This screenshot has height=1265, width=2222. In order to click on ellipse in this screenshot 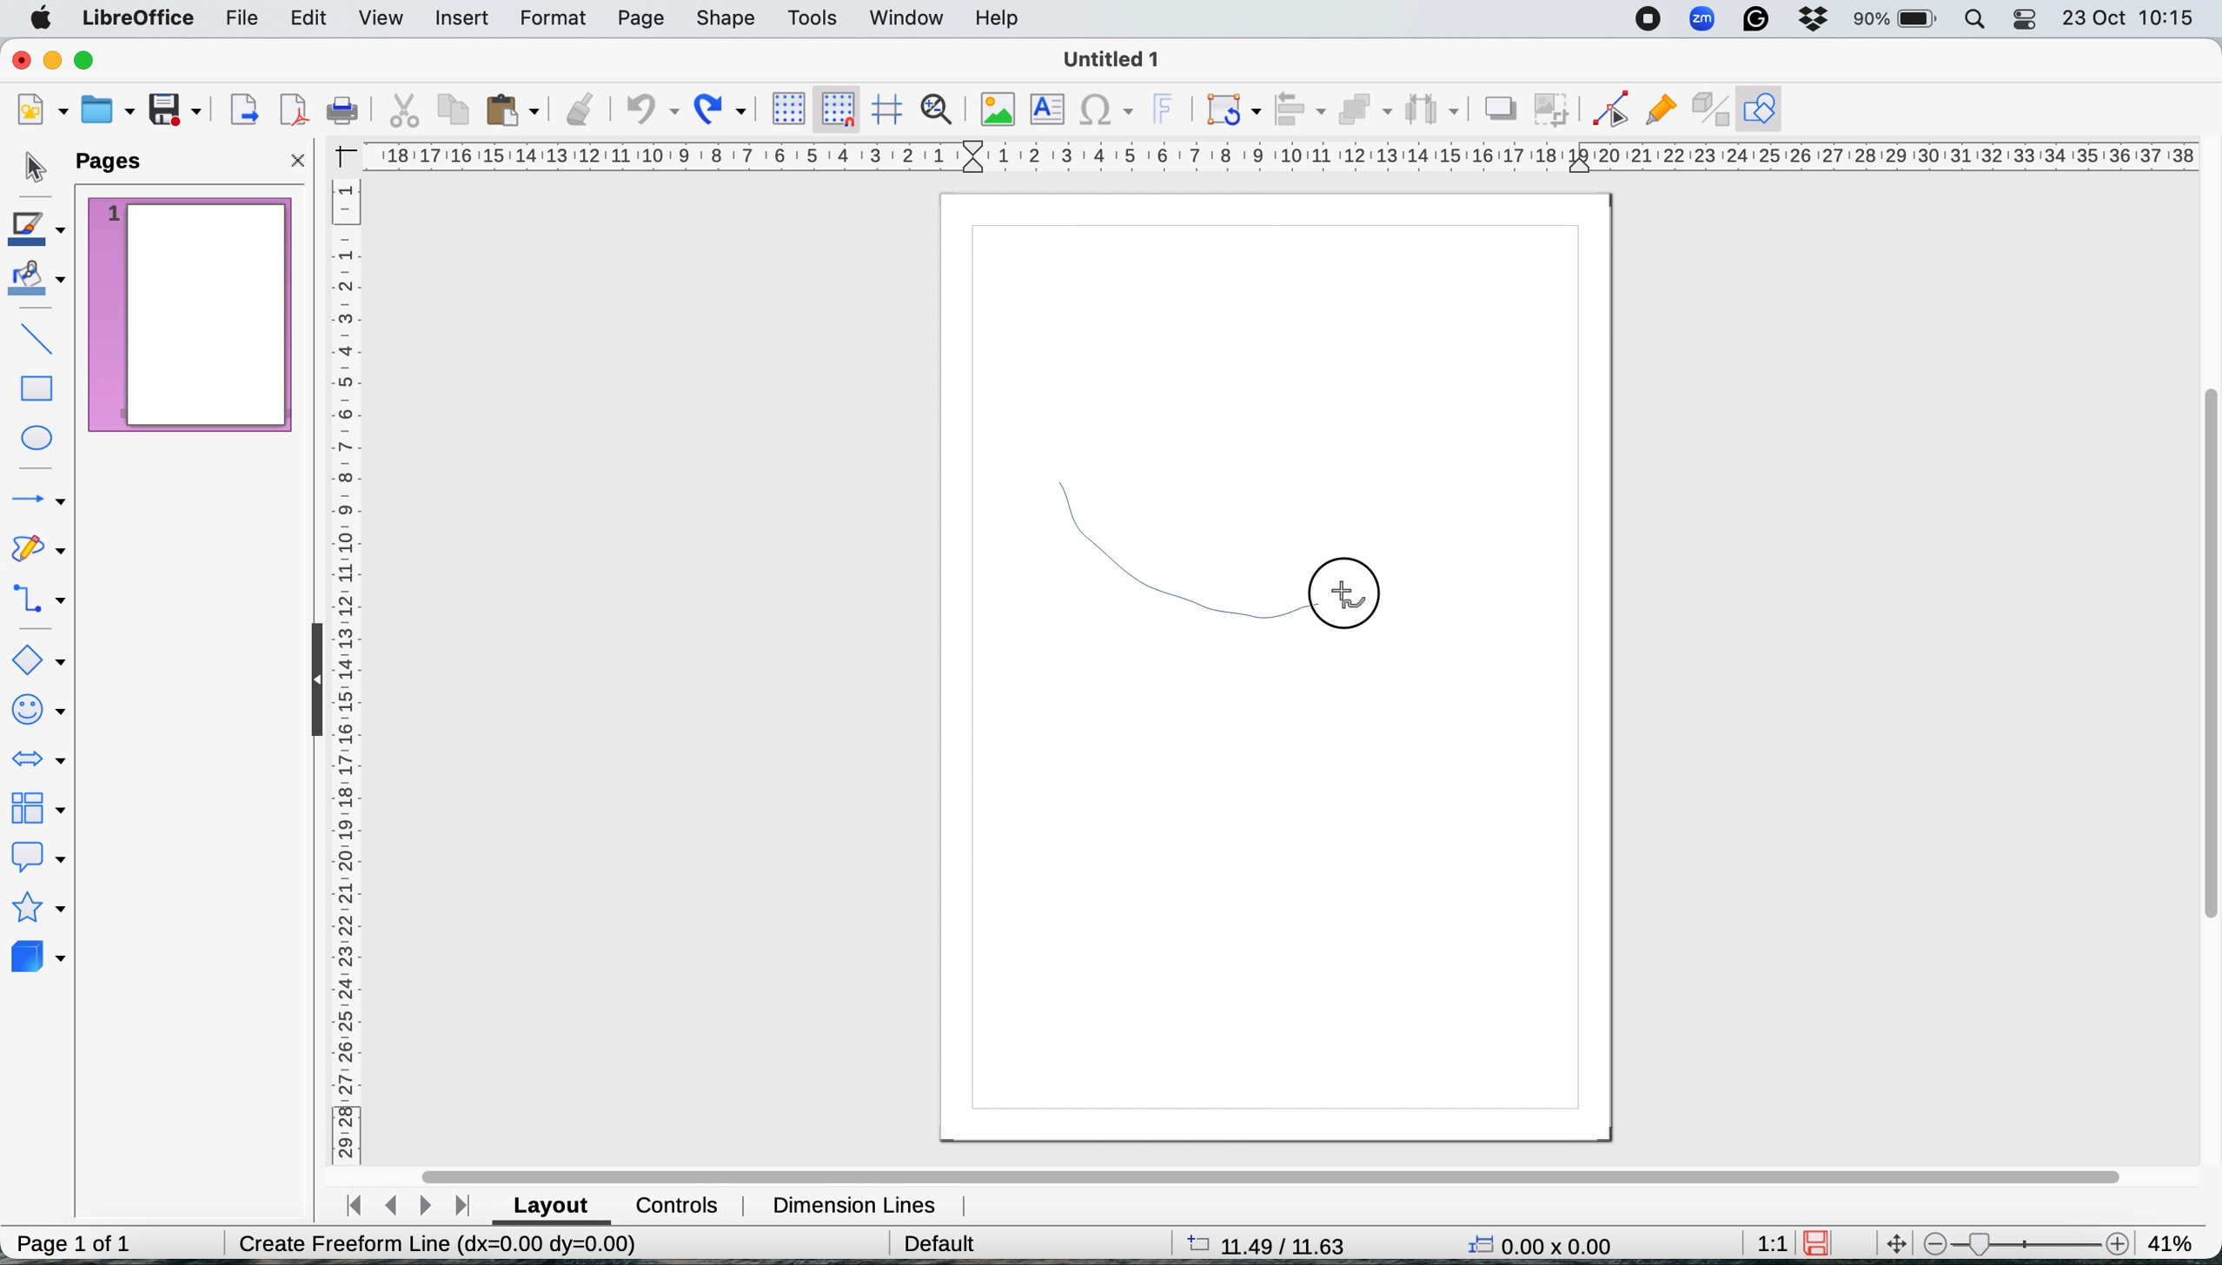, I will do `click(42, 433)`.